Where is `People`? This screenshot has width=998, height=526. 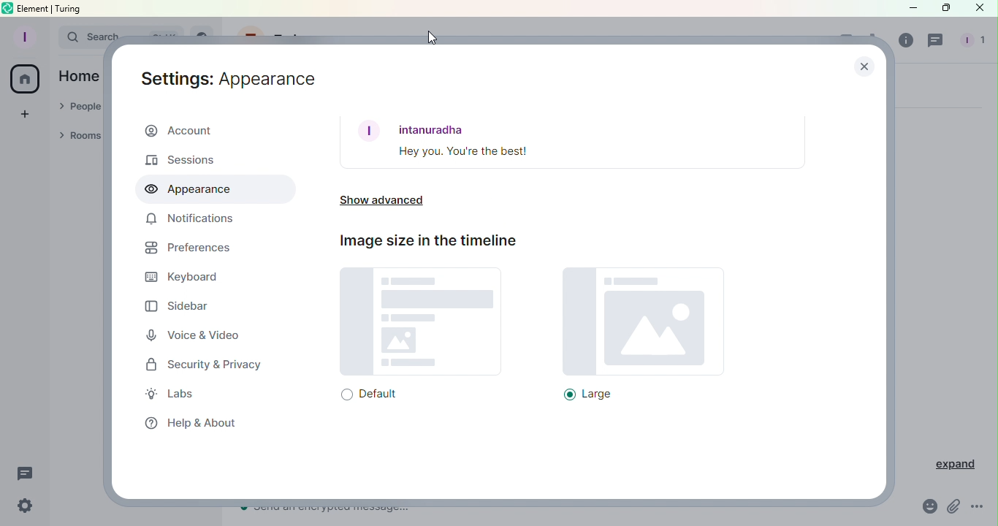
People is located at coordinates (970, 42).